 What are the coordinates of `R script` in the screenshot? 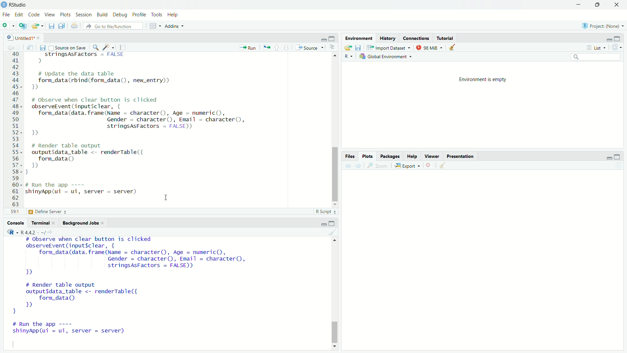 It's located at (326, 212).